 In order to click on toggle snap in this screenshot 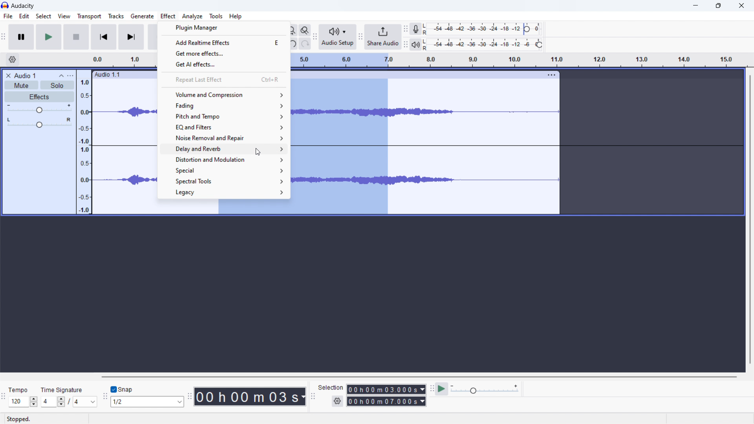, I will do `click(123, 389)`.